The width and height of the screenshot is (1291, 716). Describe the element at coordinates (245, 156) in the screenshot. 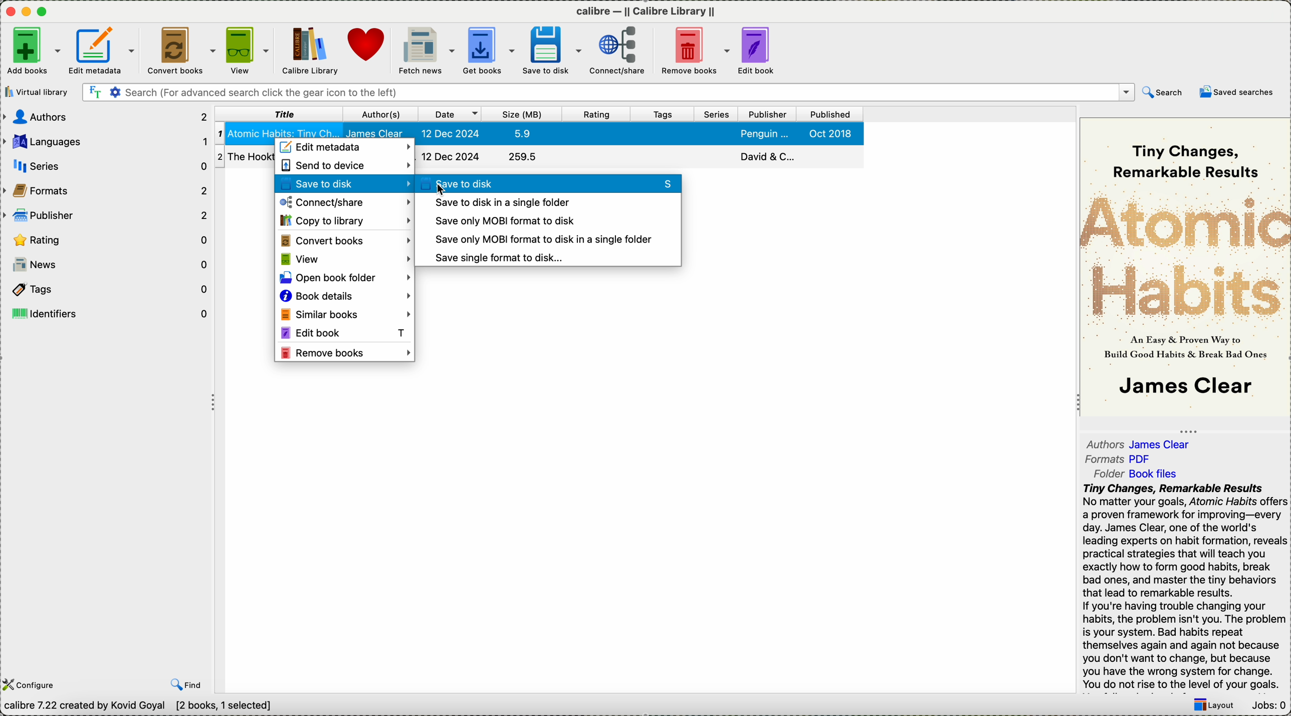

I see `The Hooktionary book details` at that location.